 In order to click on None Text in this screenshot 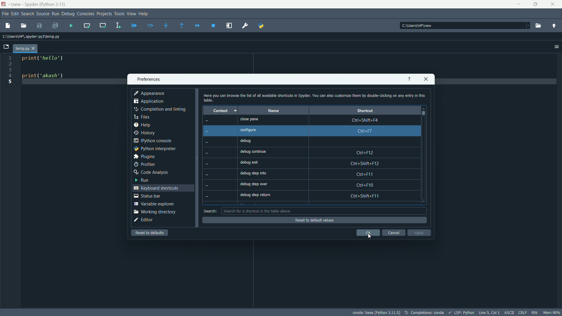, I will do `click(210, 161)`.